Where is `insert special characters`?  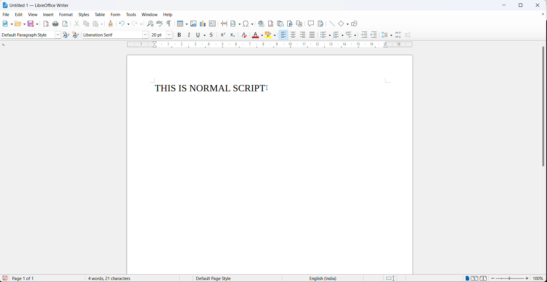
insert special characters is located at coordinates (249, 24).